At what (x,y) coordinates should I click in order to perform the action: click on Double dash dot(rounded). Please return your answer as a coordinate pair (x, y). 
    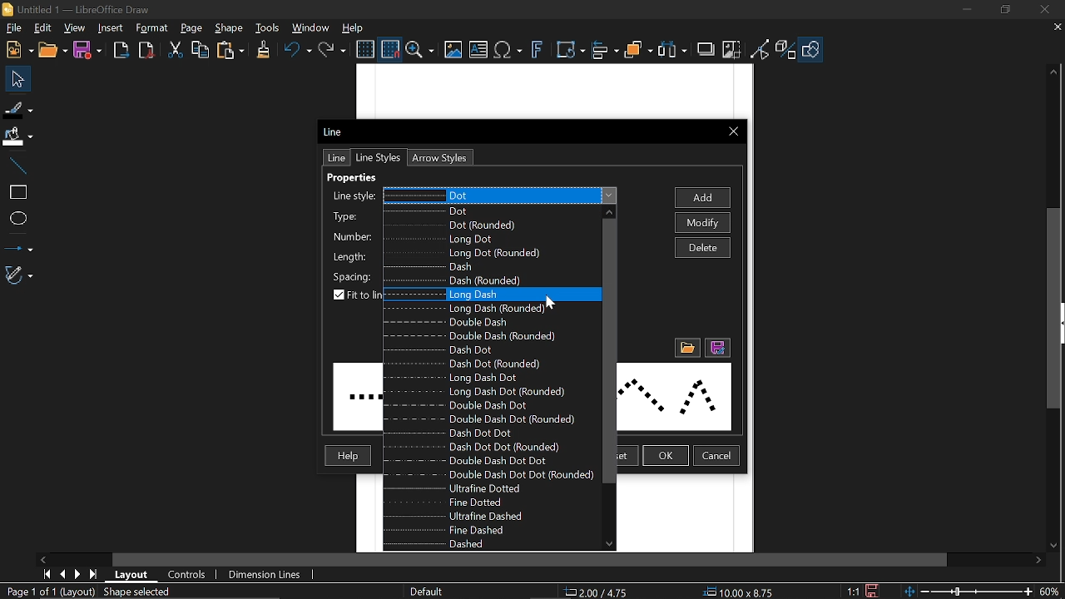
    Looking at the image, I should click on (491, 420).